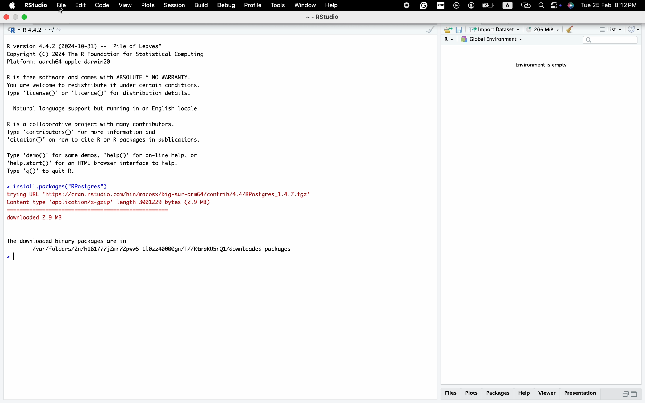 The width and height of the screenshot is (645, 403). What do you see at coordinates (104, 86) in the screenshot?
I see `description of R and license` at bounding box center [104, 86].